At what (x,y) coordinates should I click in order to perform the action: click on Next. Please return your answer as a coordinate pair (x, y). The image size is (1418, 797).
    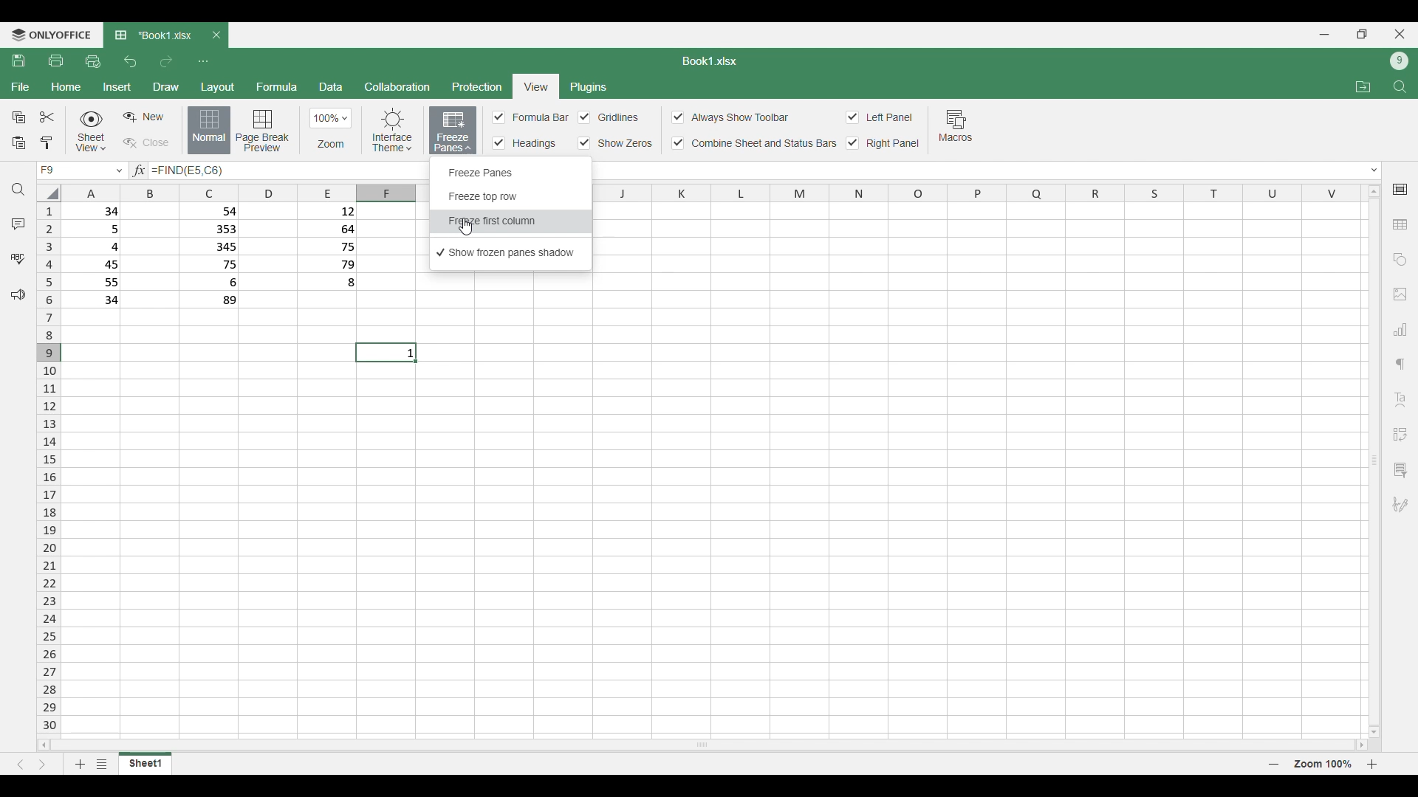
    Looking at the image, I should click on (44, 765).